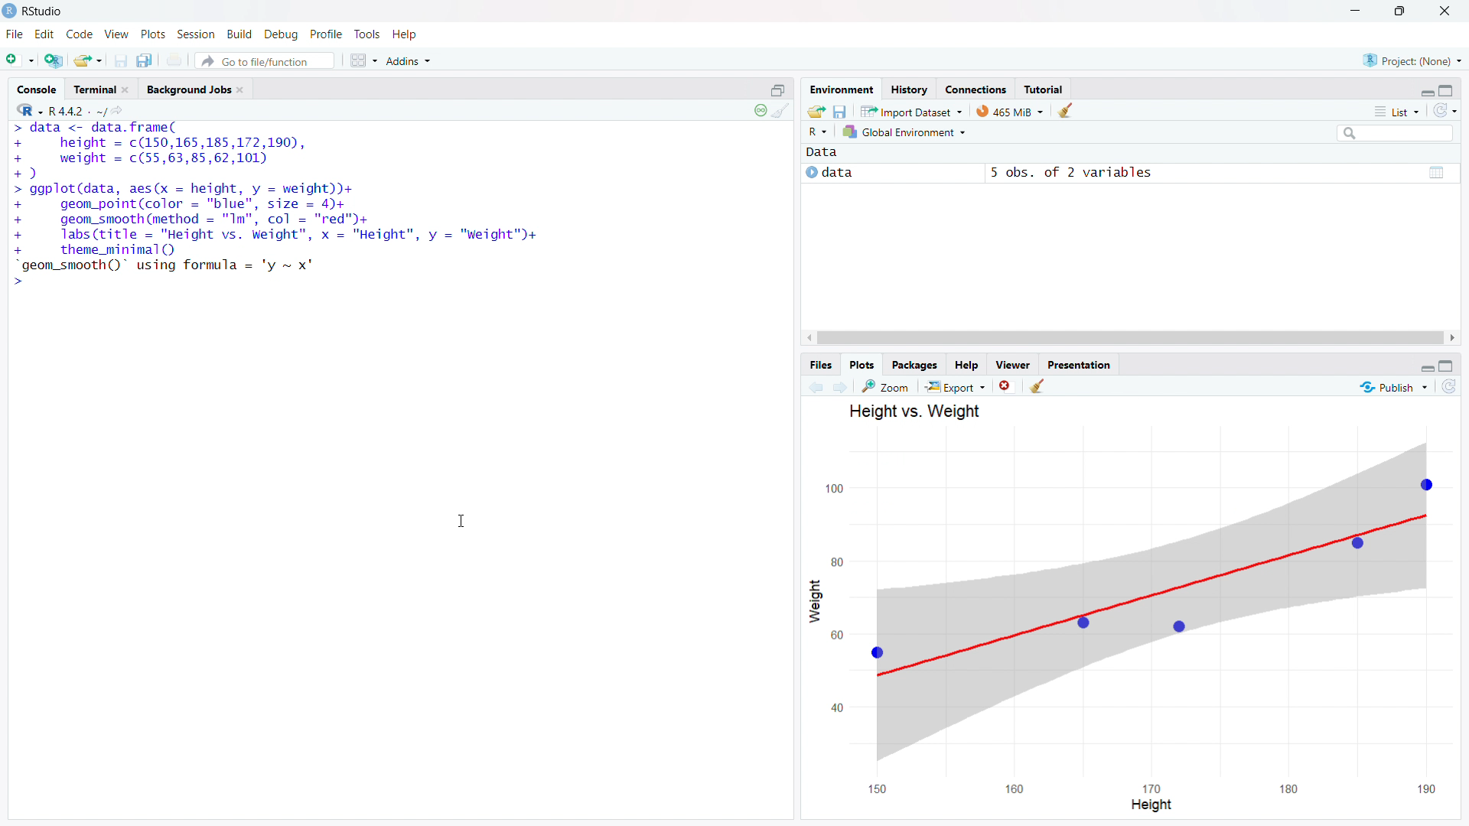 This screenshot has width=1469, height=826. Describe the element at coordinates (176, 60) in the screenshot. I see `print` at that location.